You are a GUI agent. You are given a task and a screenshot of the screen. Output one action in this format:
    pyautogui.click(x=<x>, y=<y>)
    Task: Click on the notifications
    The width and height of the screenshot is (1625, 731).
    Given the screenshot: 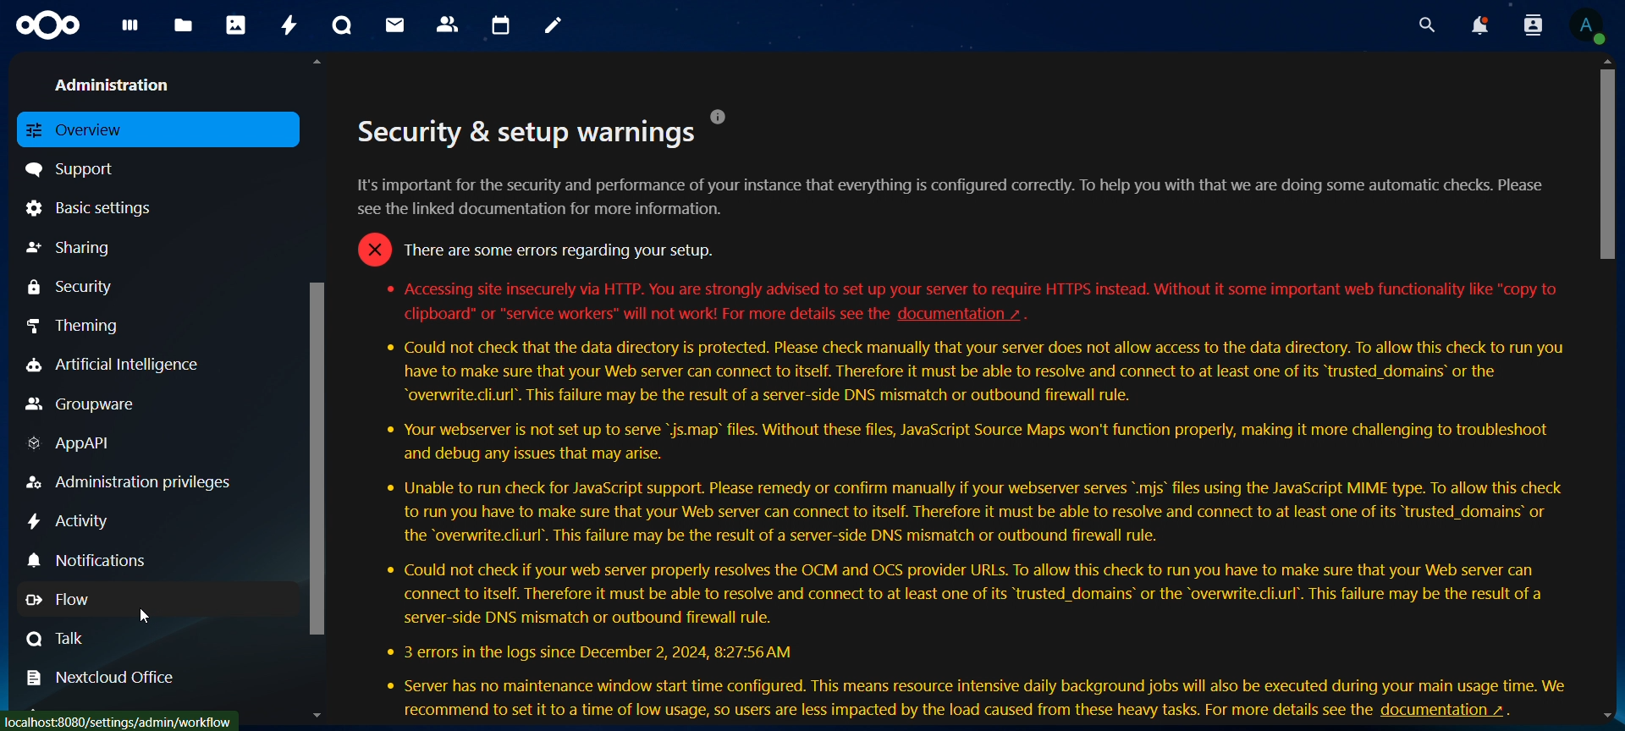 What is the action you would take?
    pyautogui.click(x=1479, y=25)
    